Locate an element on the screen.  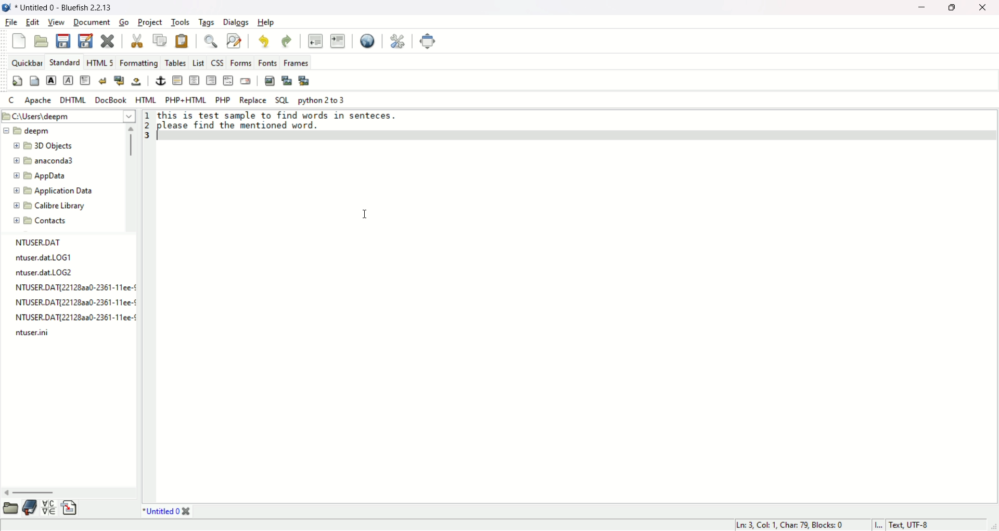
email is located at coordinates (245, 81).